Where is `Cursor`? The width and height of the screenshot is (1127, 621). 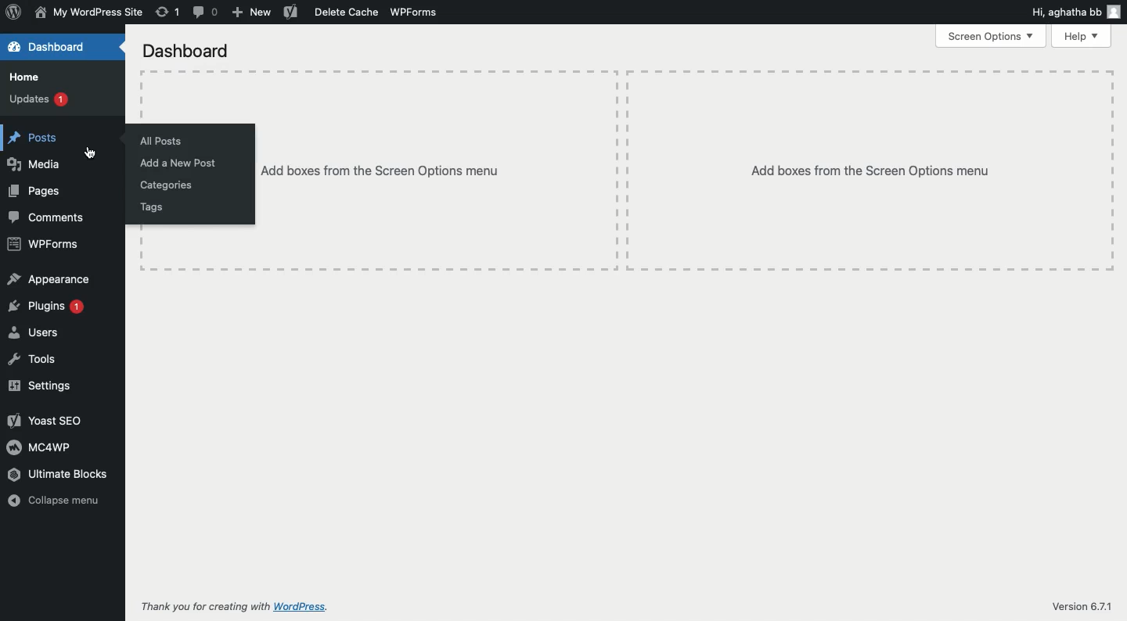 Cursor is located at coordinates (92, 152).